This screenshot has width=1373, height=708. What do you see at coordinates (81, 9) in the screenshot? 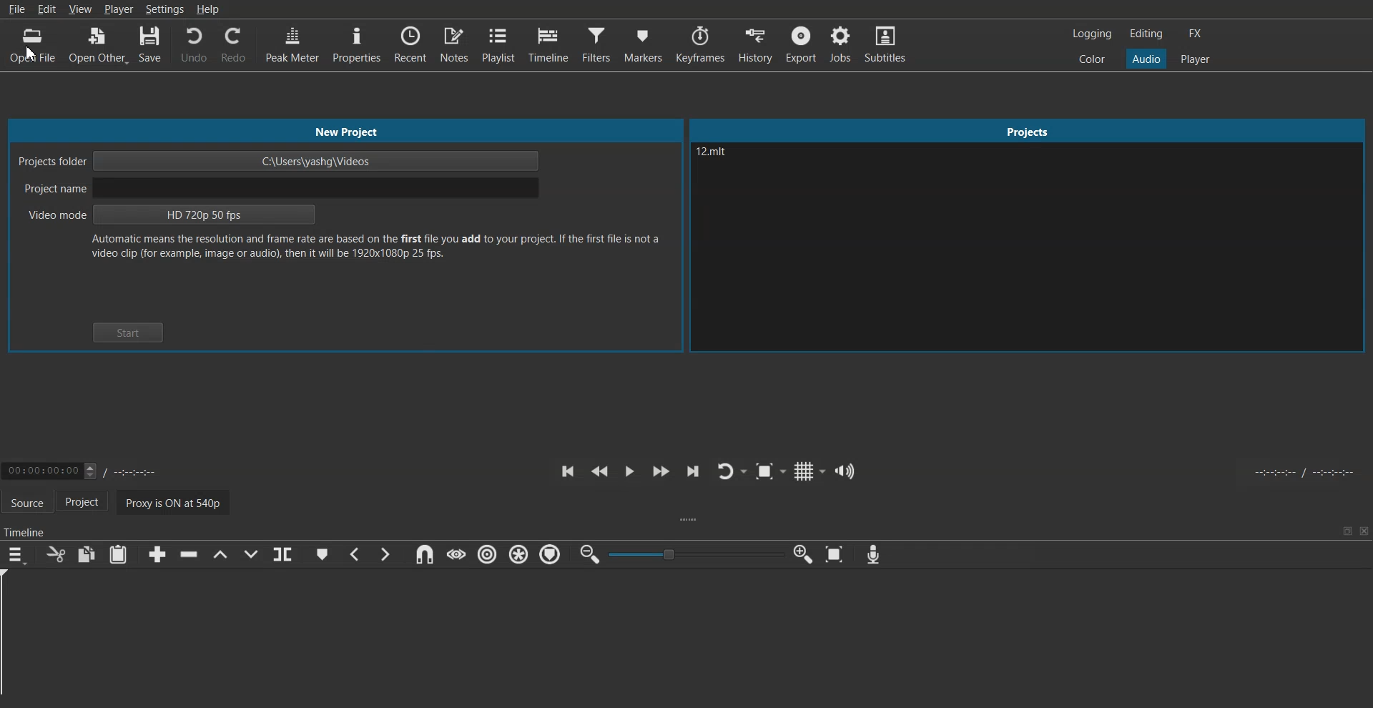
I see `View` at bounding box center [81, 9].